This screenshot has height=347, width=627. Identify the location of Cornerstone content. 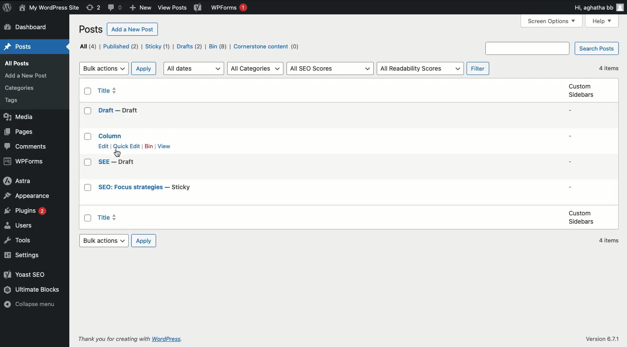
(268, 48).